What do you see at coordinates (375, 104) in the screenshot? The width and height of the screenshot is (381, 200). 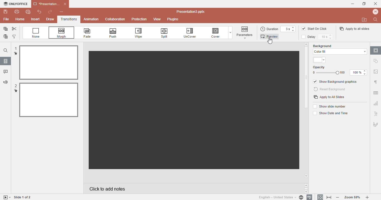 I see `Chart setting` at bounding box center [375, 104].